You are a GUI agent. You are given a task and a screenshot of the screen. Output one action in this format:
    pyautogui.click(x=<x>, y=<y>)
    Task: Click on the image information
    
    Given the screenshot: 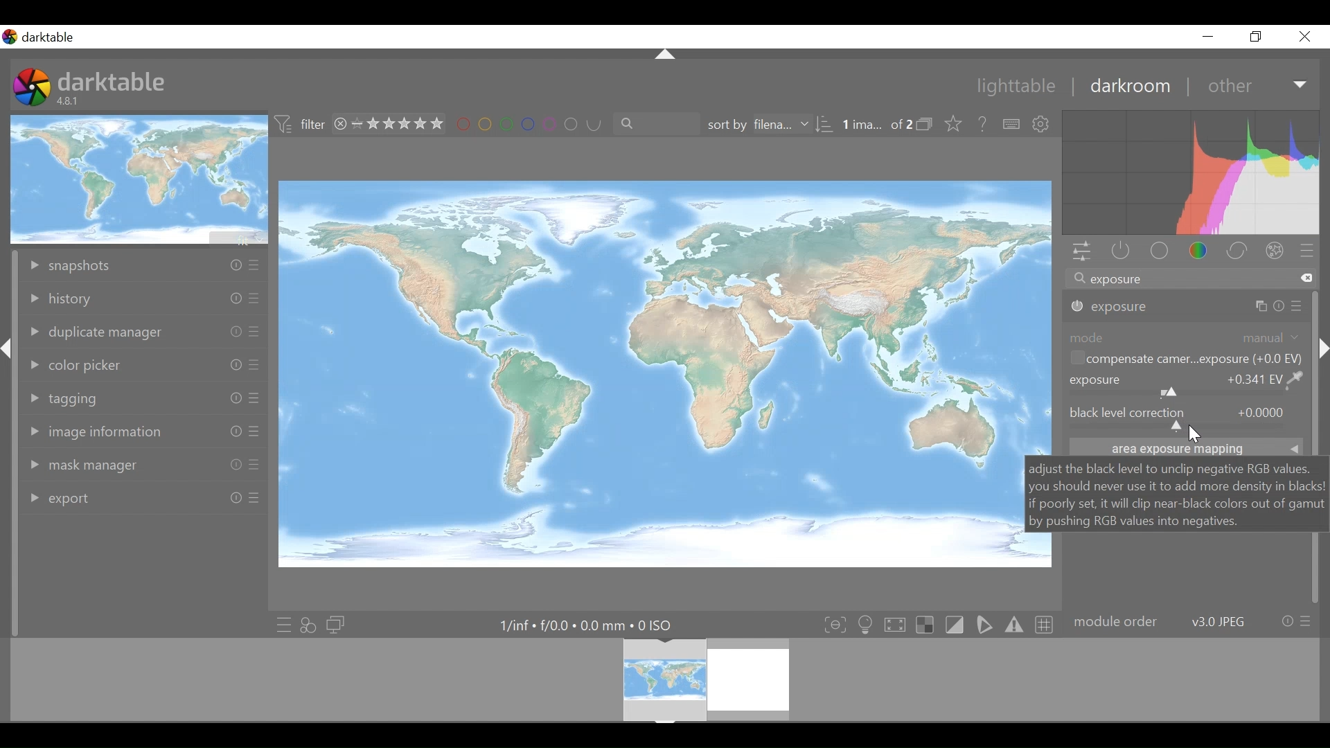 What is the action you would take?
    pyautogui.click(x=143, y=434)
    